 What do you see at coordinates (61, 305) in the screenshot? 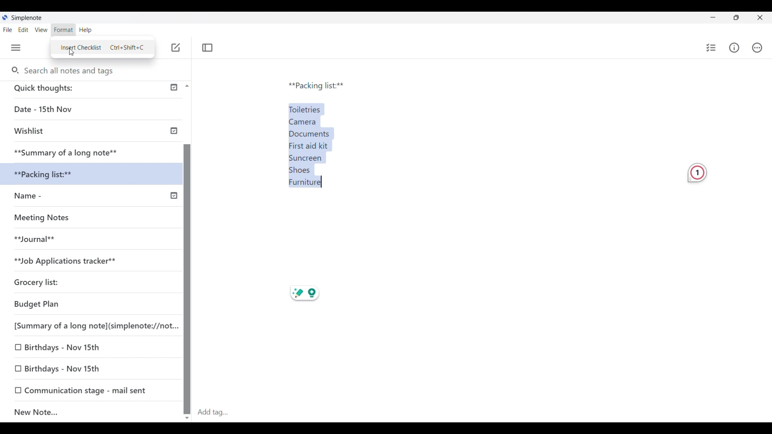
I see `Budget Plan` at bounding box center [61, 305].